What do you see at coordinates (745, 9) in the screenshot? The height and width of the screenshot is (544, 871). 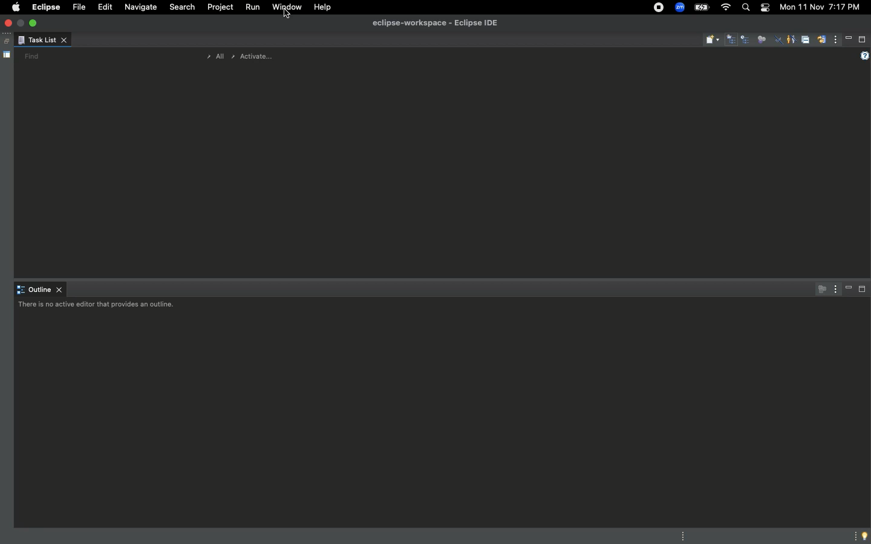 I see `Search` at bounding box center [745, 9].